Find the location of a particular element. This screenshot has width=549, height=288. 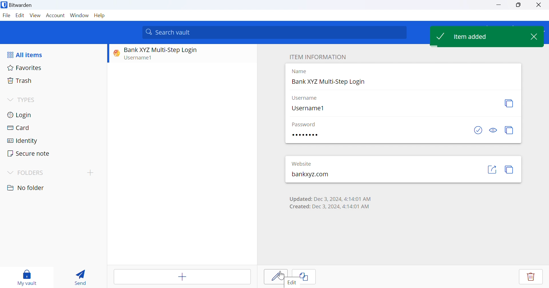

Name is located at coordinates (297, 71).